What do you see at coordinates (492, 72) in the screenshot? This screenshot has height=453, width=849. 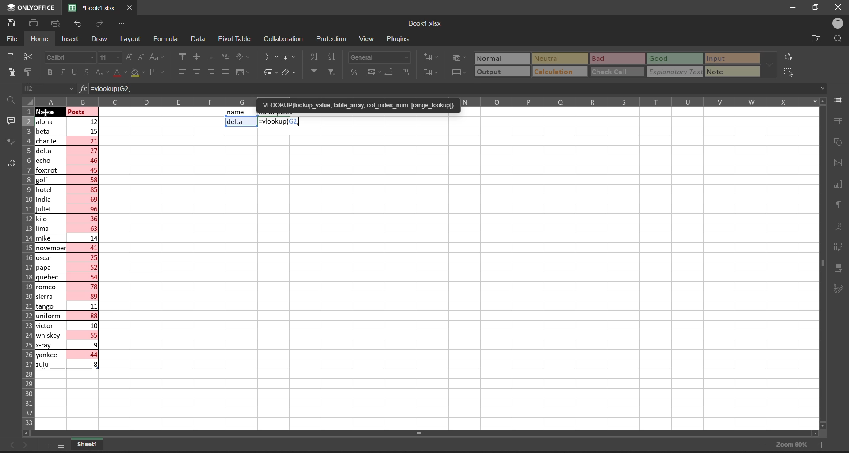 I see `output` at bounding box center [492, 72].